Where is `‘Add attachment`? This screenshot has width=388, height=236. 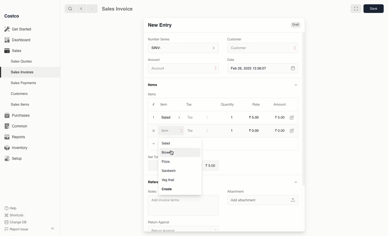
‘Add attachment is located at coordinates (262, 199).